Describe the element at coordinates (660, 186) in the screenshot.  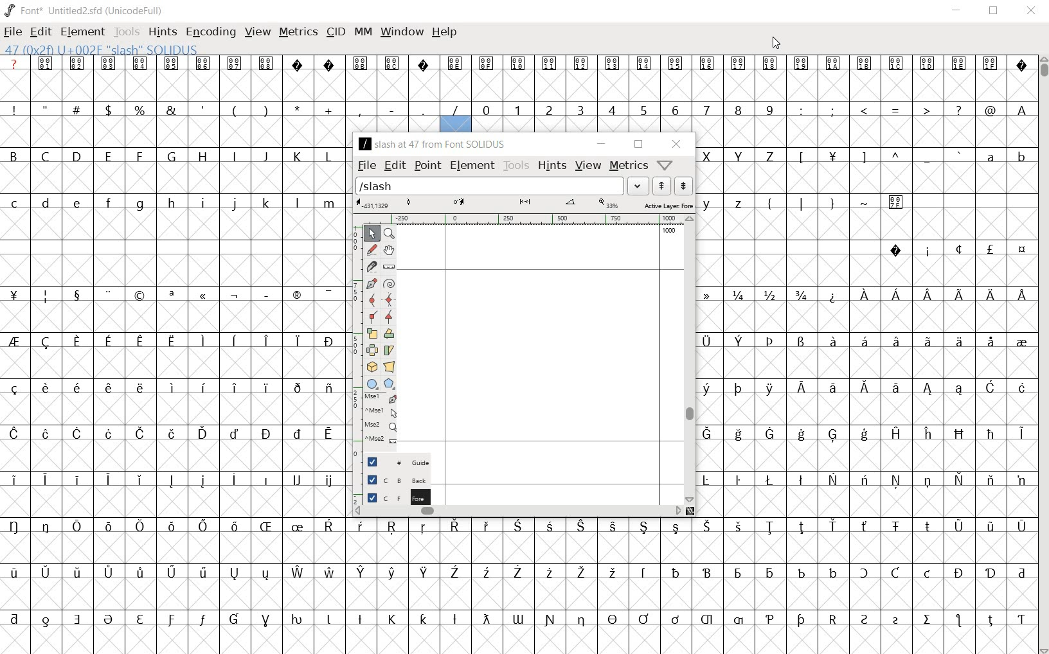
I see `show the next word on the list` at that location.